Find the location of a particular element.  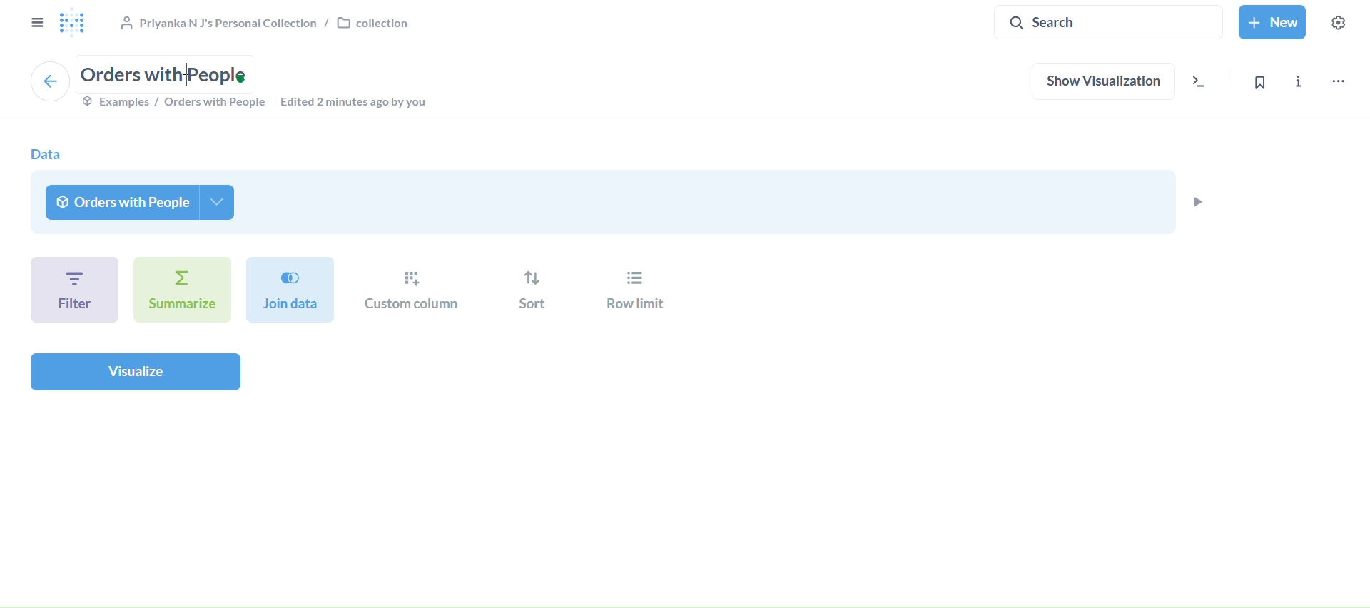

custom column is located at coordinates (414, 290).